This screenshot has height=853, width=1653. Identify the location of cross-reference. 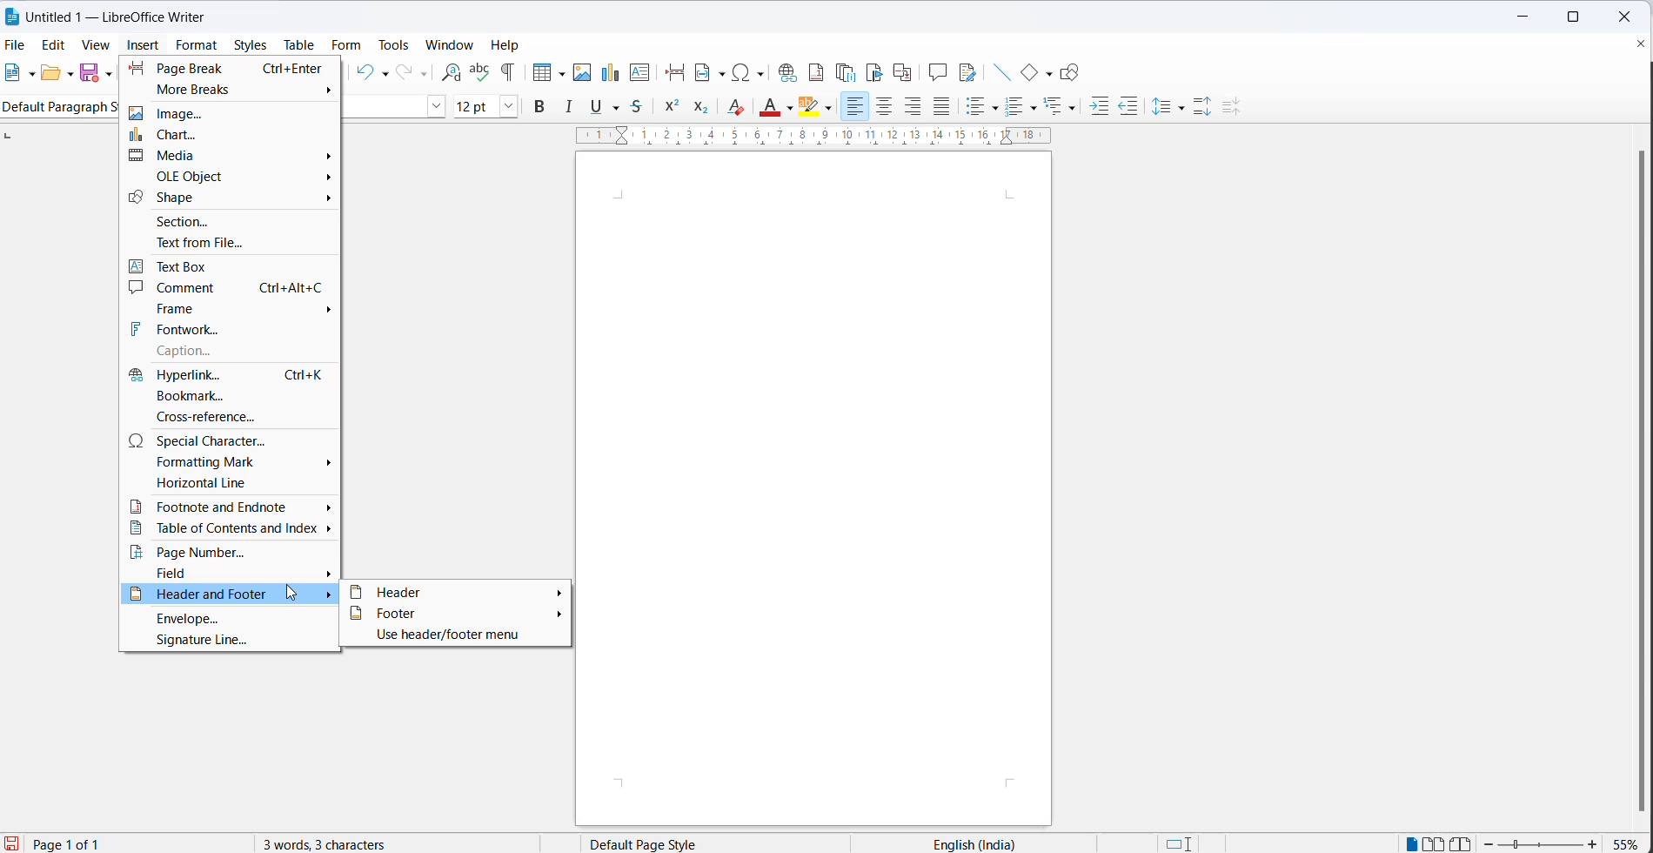
(229, 417).